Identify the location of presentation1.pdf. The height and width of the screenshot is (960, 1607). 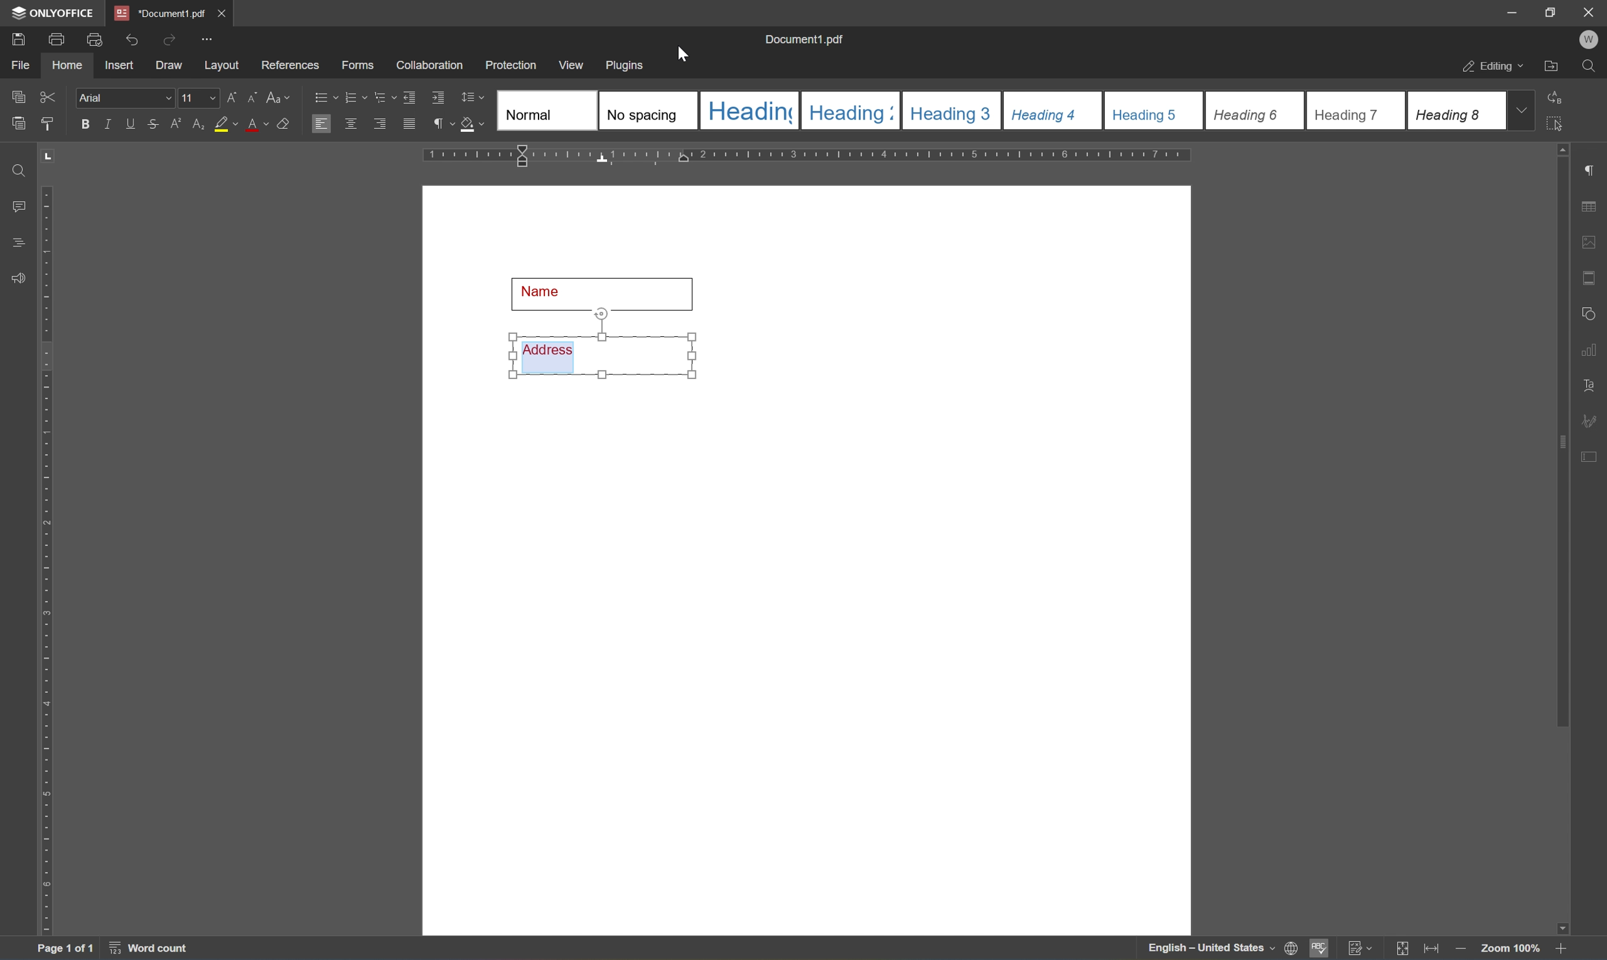
(159, 13).